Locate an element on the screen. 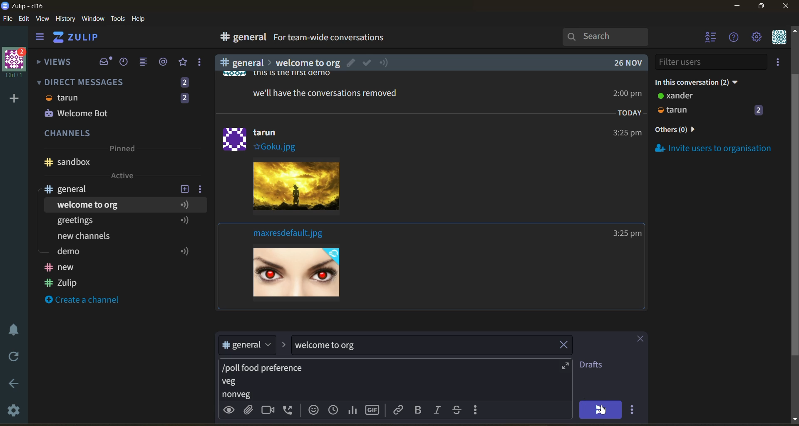 The width and height of the screenshot is (799, 426).  is located at coordinates (628, 233).